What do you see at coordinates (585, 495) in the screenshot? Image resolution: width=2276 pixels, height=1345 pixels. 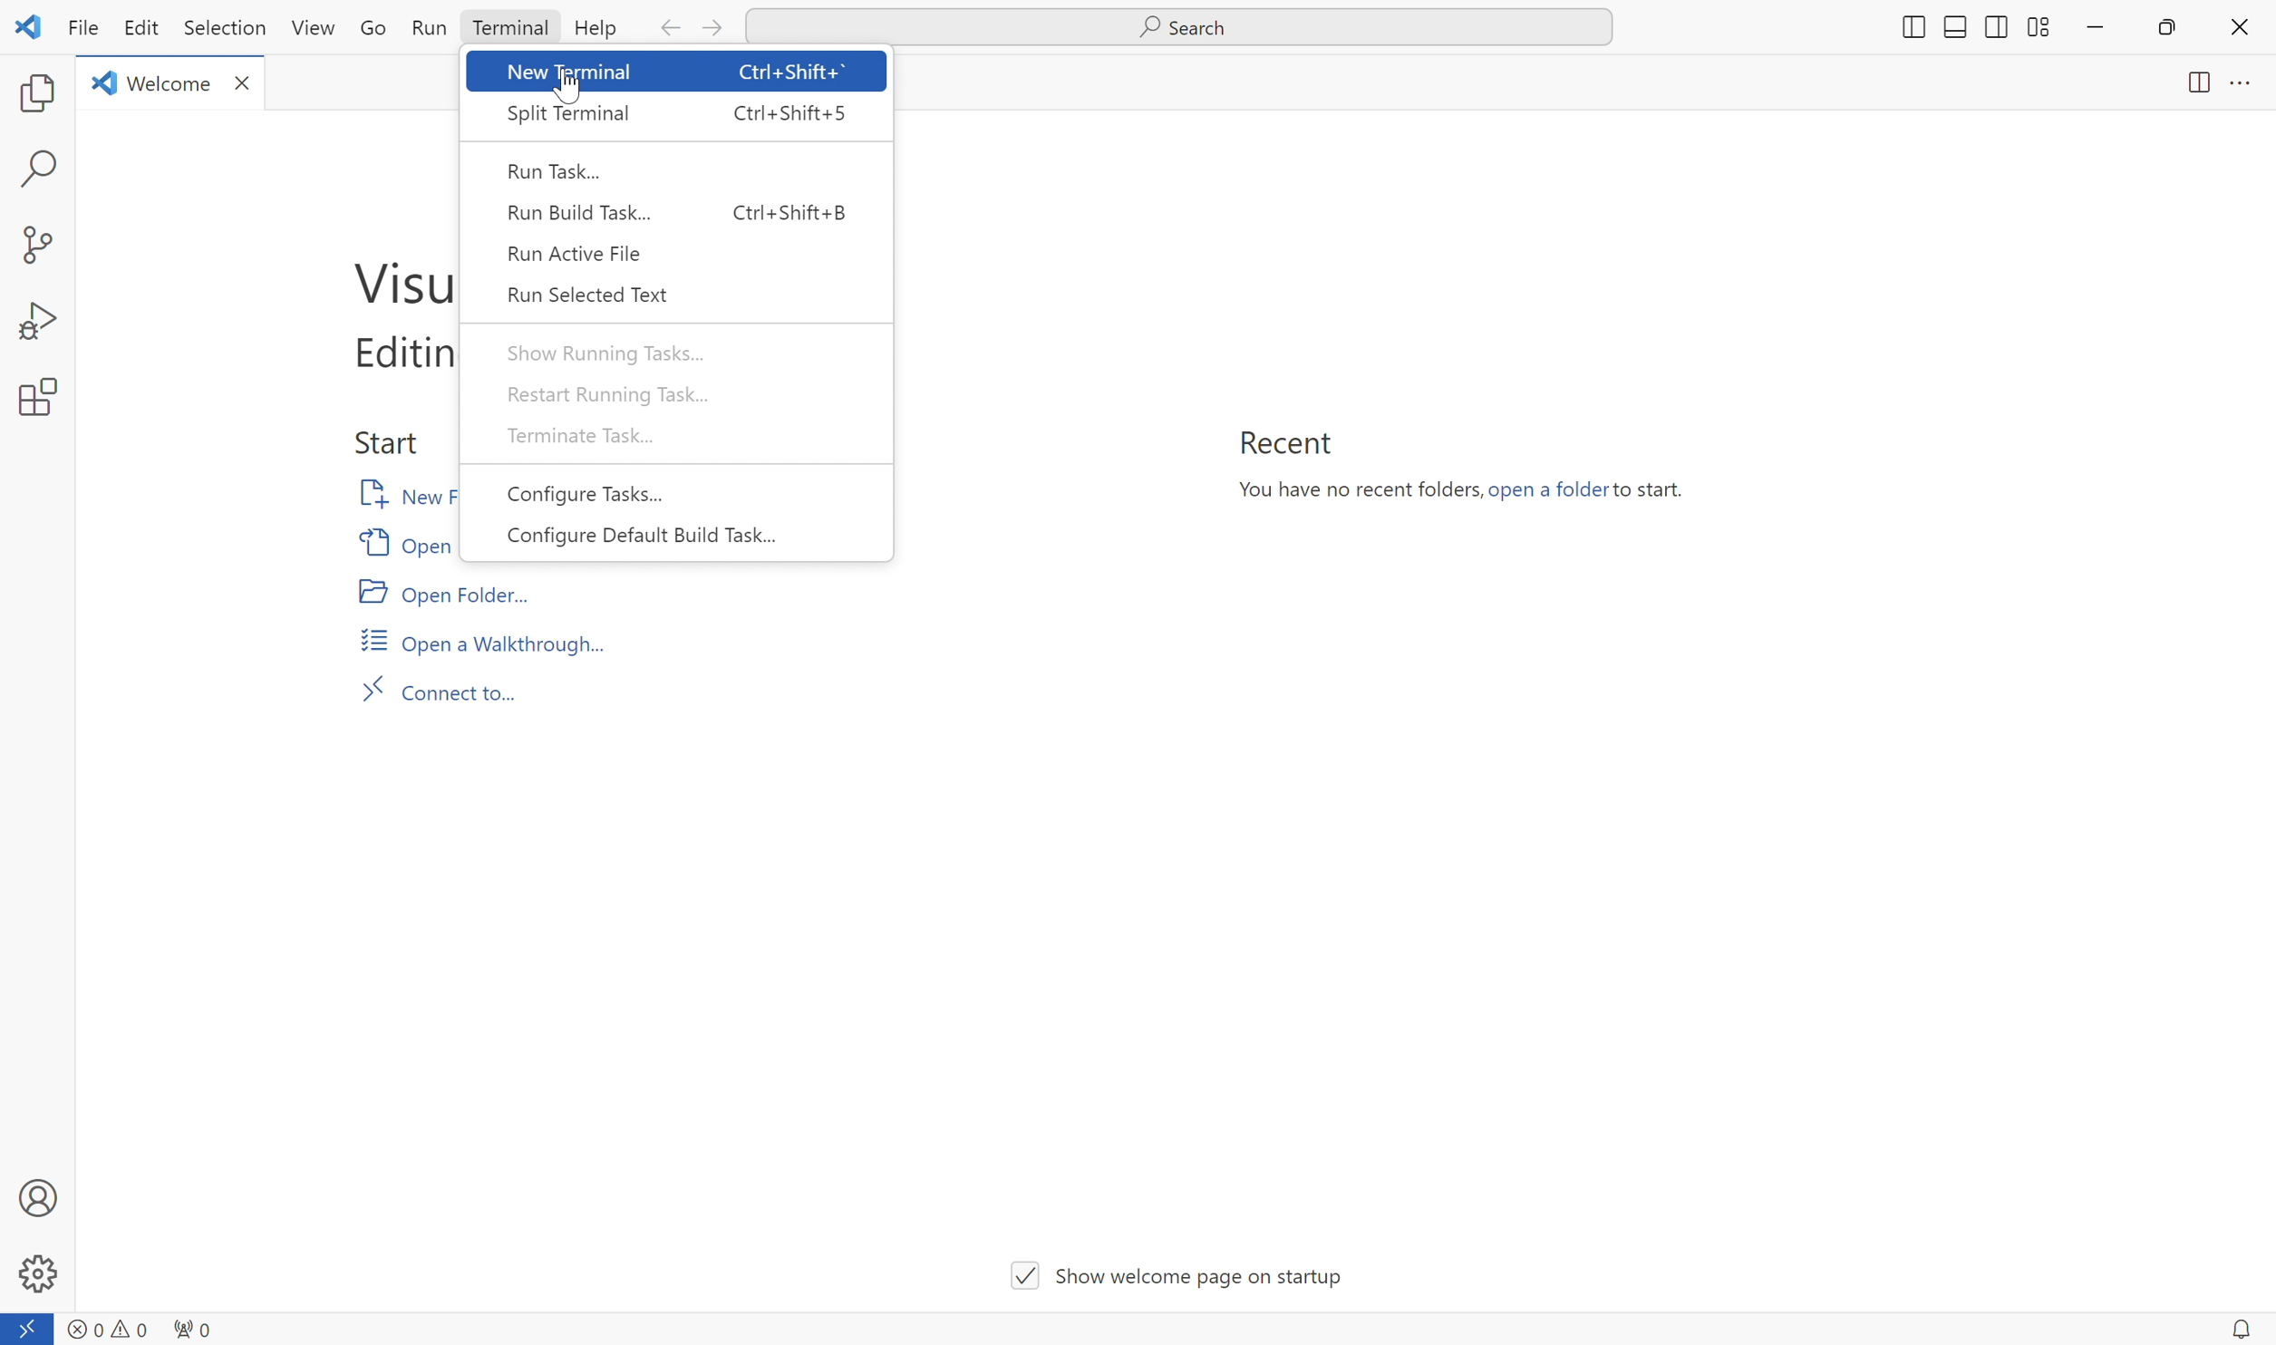 I see `Configure Tasks...` at bounding box center [585, 495].